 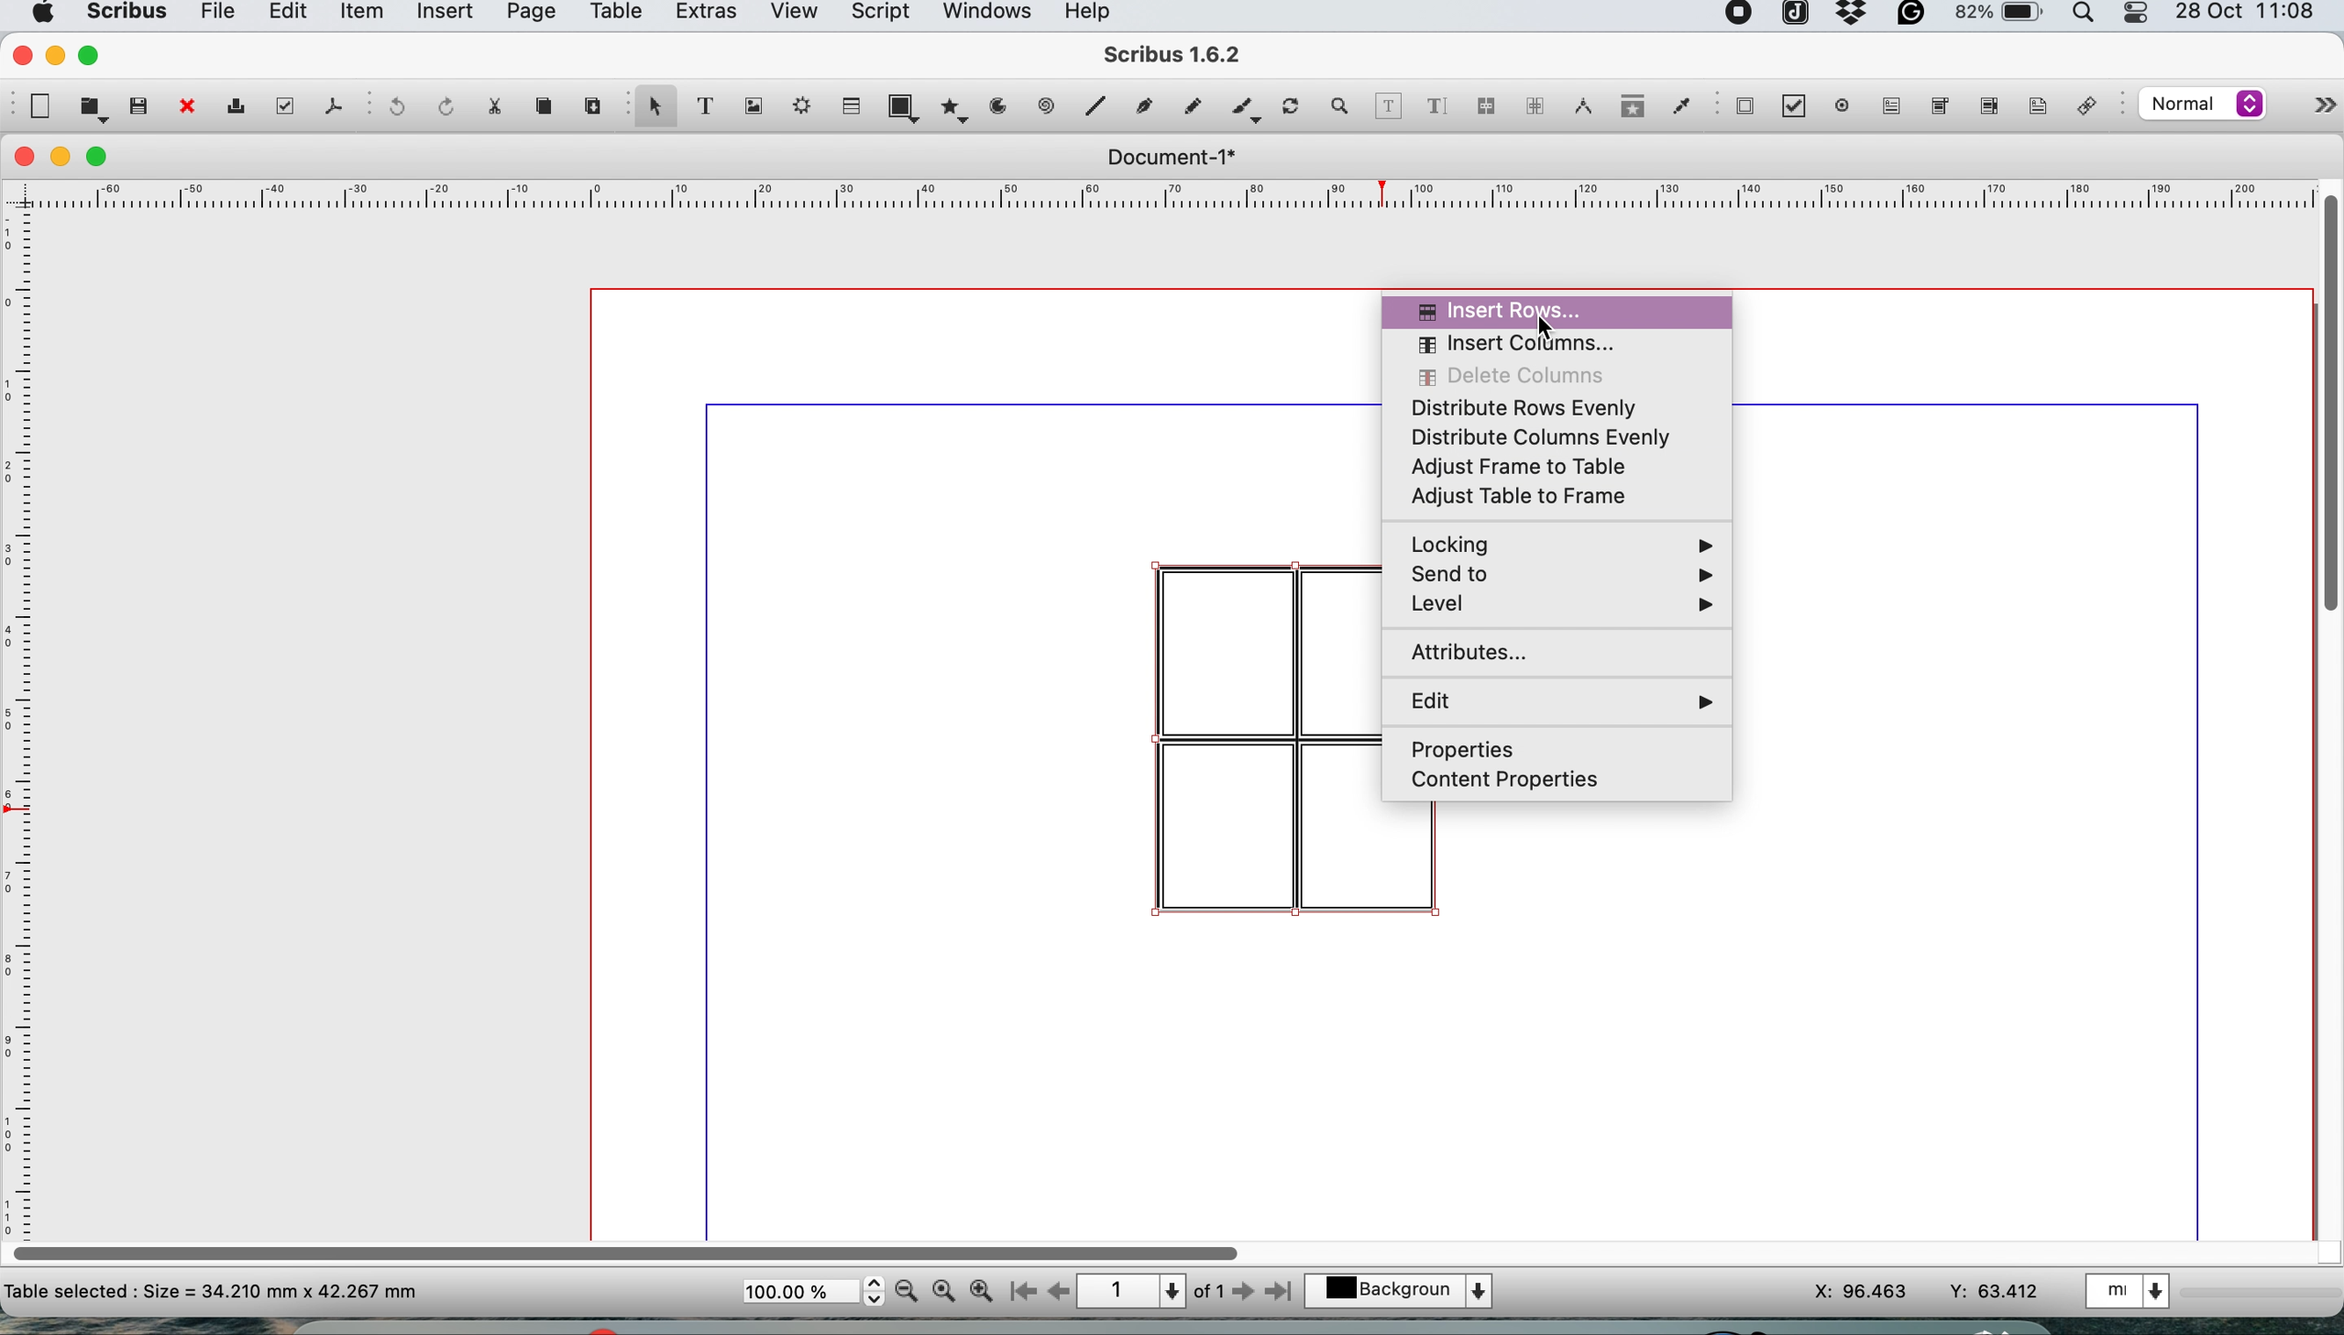 What do you see at coordinates (528, 16) in the screenshot?
I see `page` at bounding box center [528, 16].